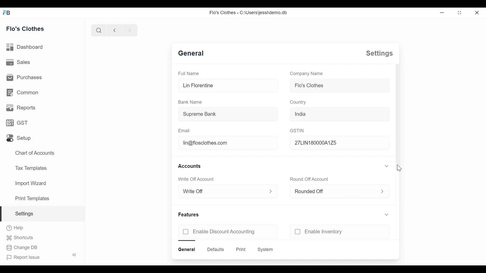 The width and height of the screenshot is (486, 273). What do you see at coordinates (298, 130) in the screenshot?
I see `GSTIN` at bounding box center [298, 130].